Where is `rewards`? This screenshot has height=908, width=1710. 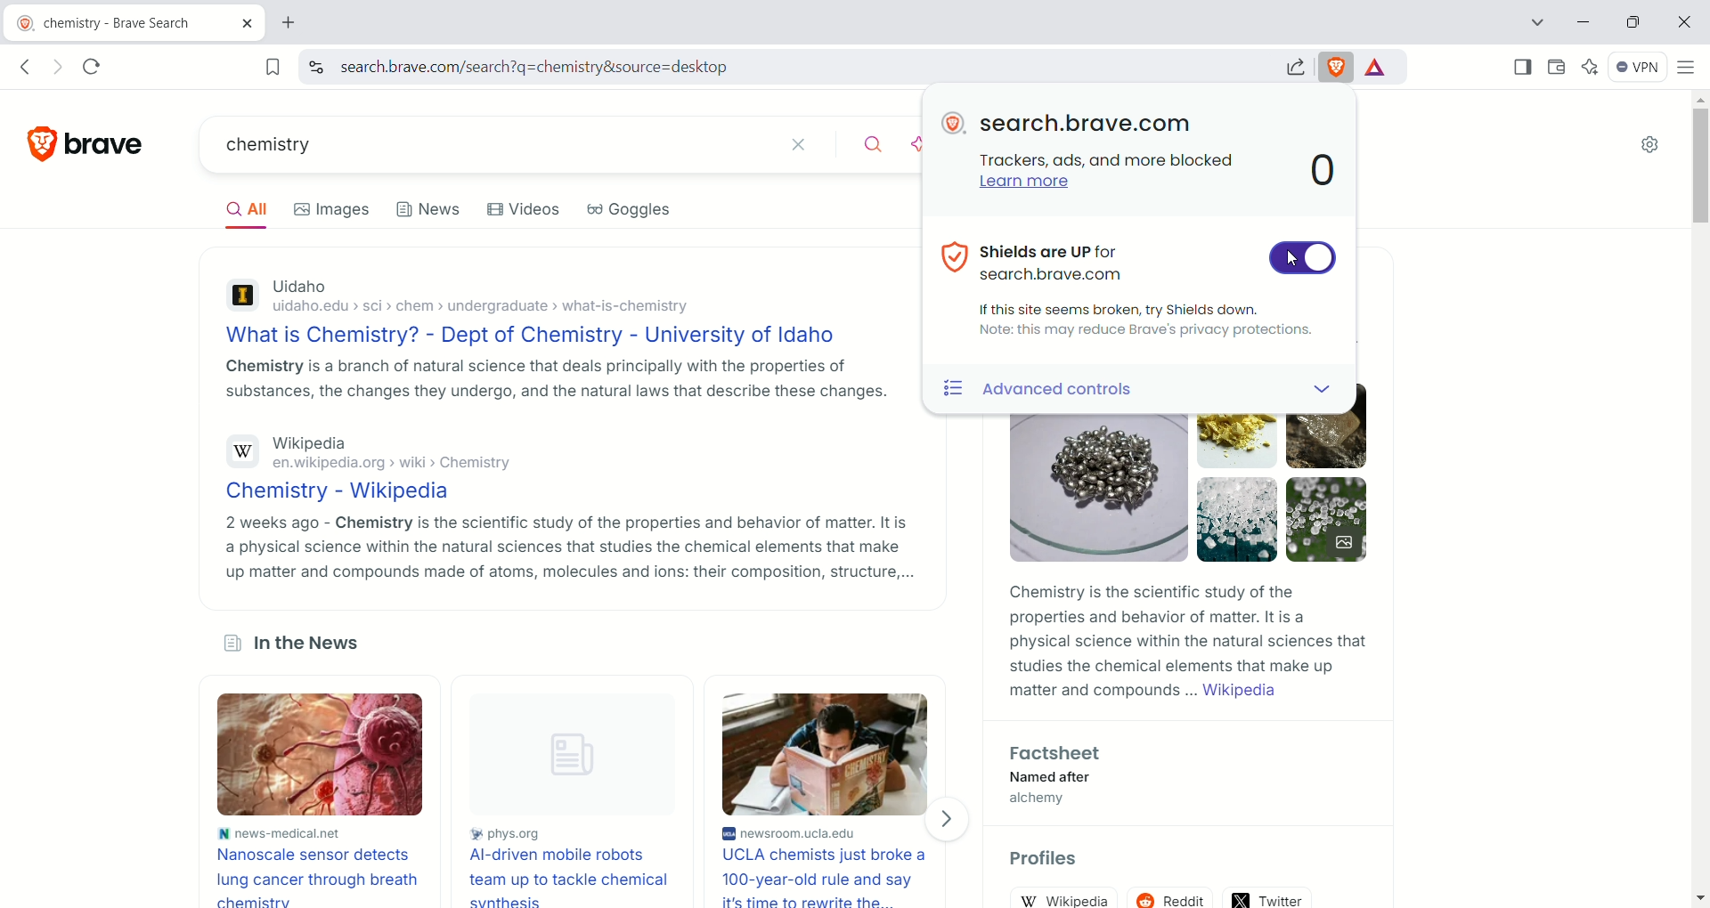 rewards is located at coordinates (1382, 66).